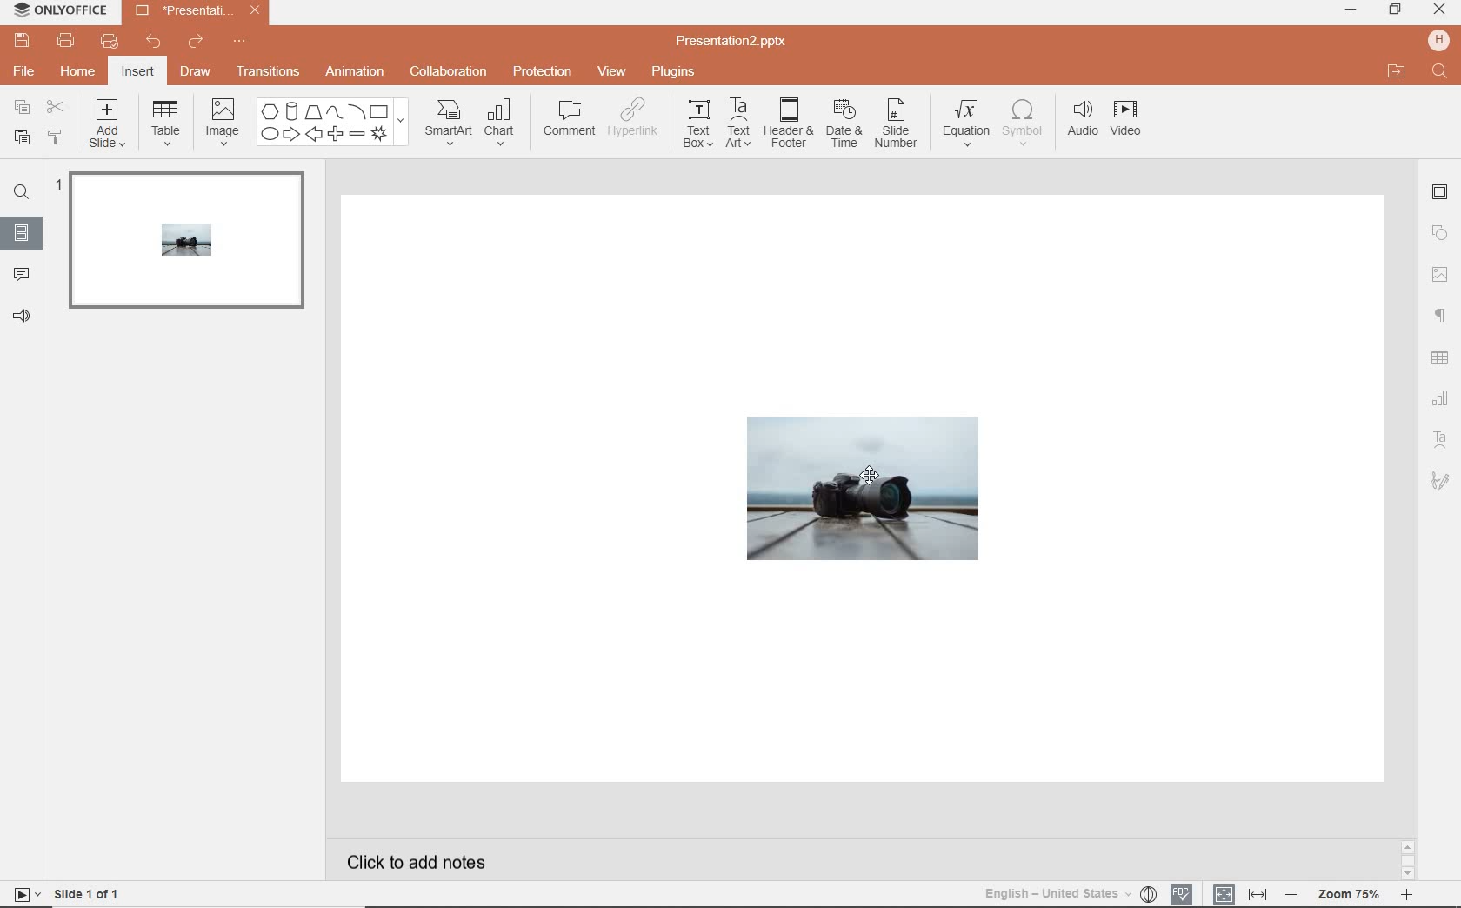  I want to click on slides, so click(21, 233).